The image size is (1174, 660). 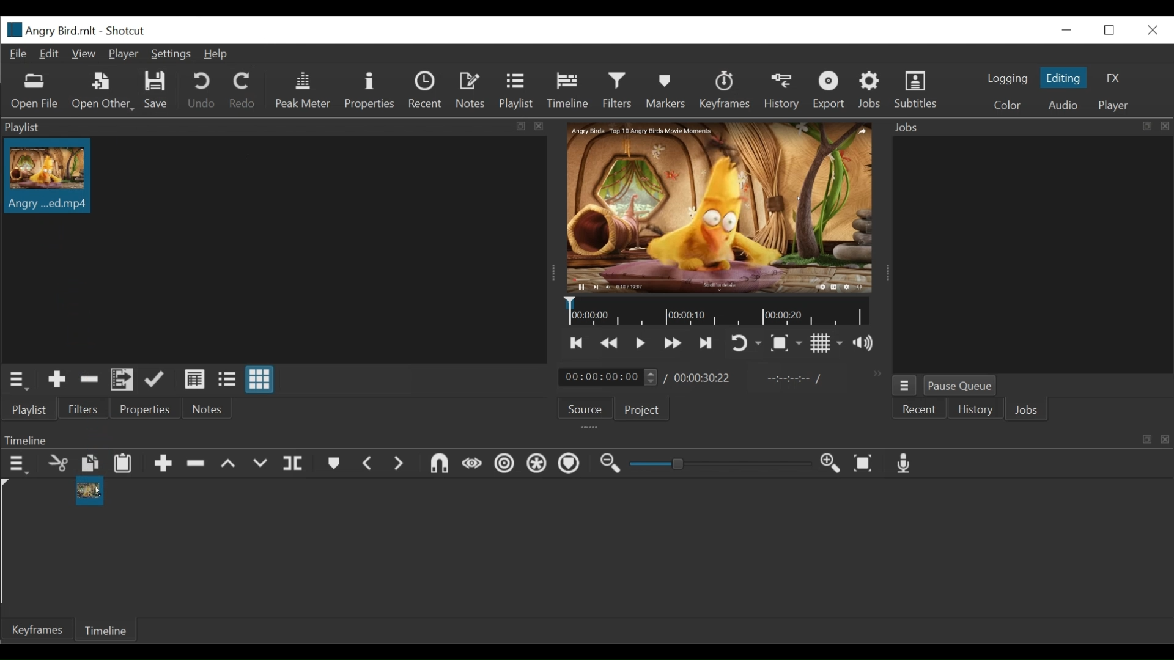 I want to click on color, so click(x=1006, y=106).